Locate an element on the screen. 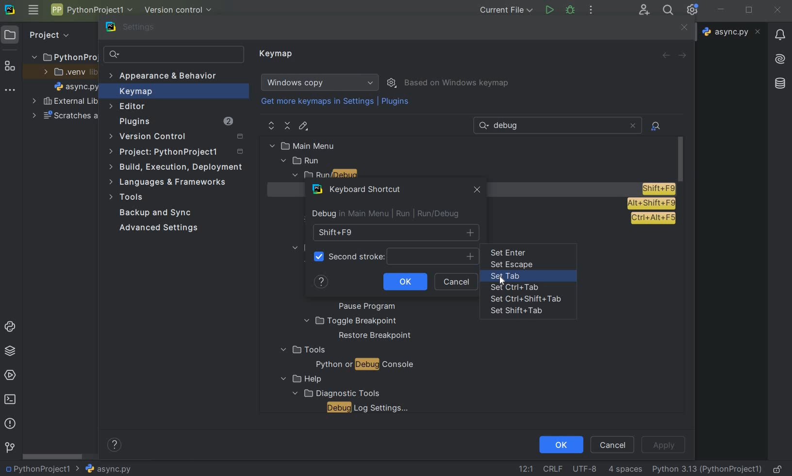  search everywhere is located at coordinates (666, 11).